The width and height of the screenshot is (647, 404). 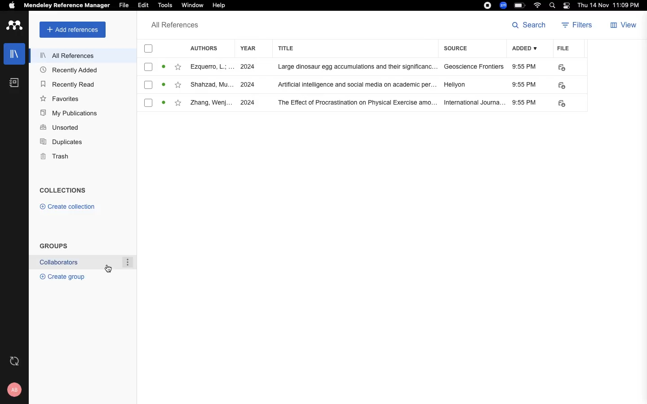 What do you see at coordinates (67, 6) in the screenshot?
I see `Mendeley Reference Manager` at bounding box center [67, 6].